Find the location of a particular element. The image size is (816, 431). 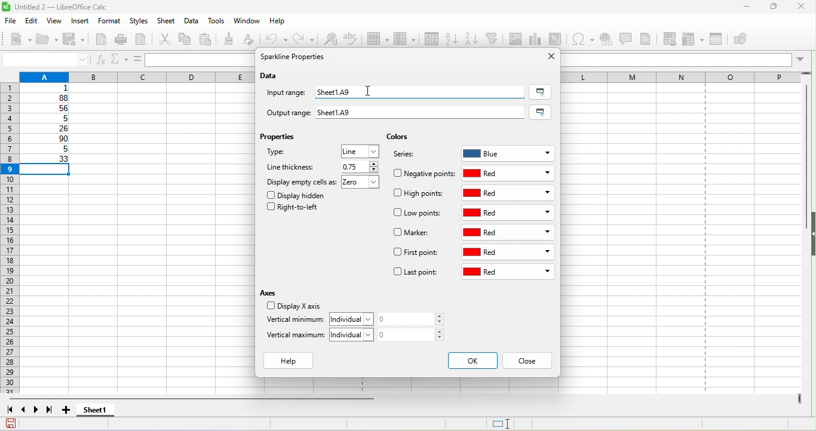

56 is located at coordinates (49, 109).